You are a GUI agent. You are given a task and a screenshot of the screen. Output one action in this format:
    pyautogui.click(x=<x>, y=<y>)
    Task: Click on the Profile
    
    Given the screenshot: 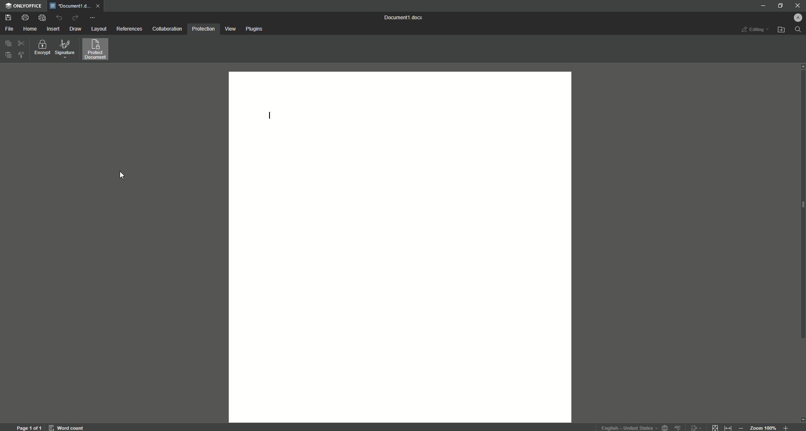 What is the action you would take?
    pyautogui.click(x=794, y=17)
    